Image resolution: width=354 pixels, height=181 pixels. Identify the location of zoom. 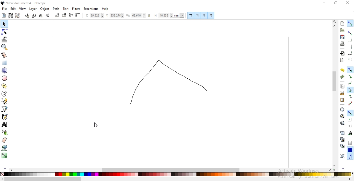
(335, 21).